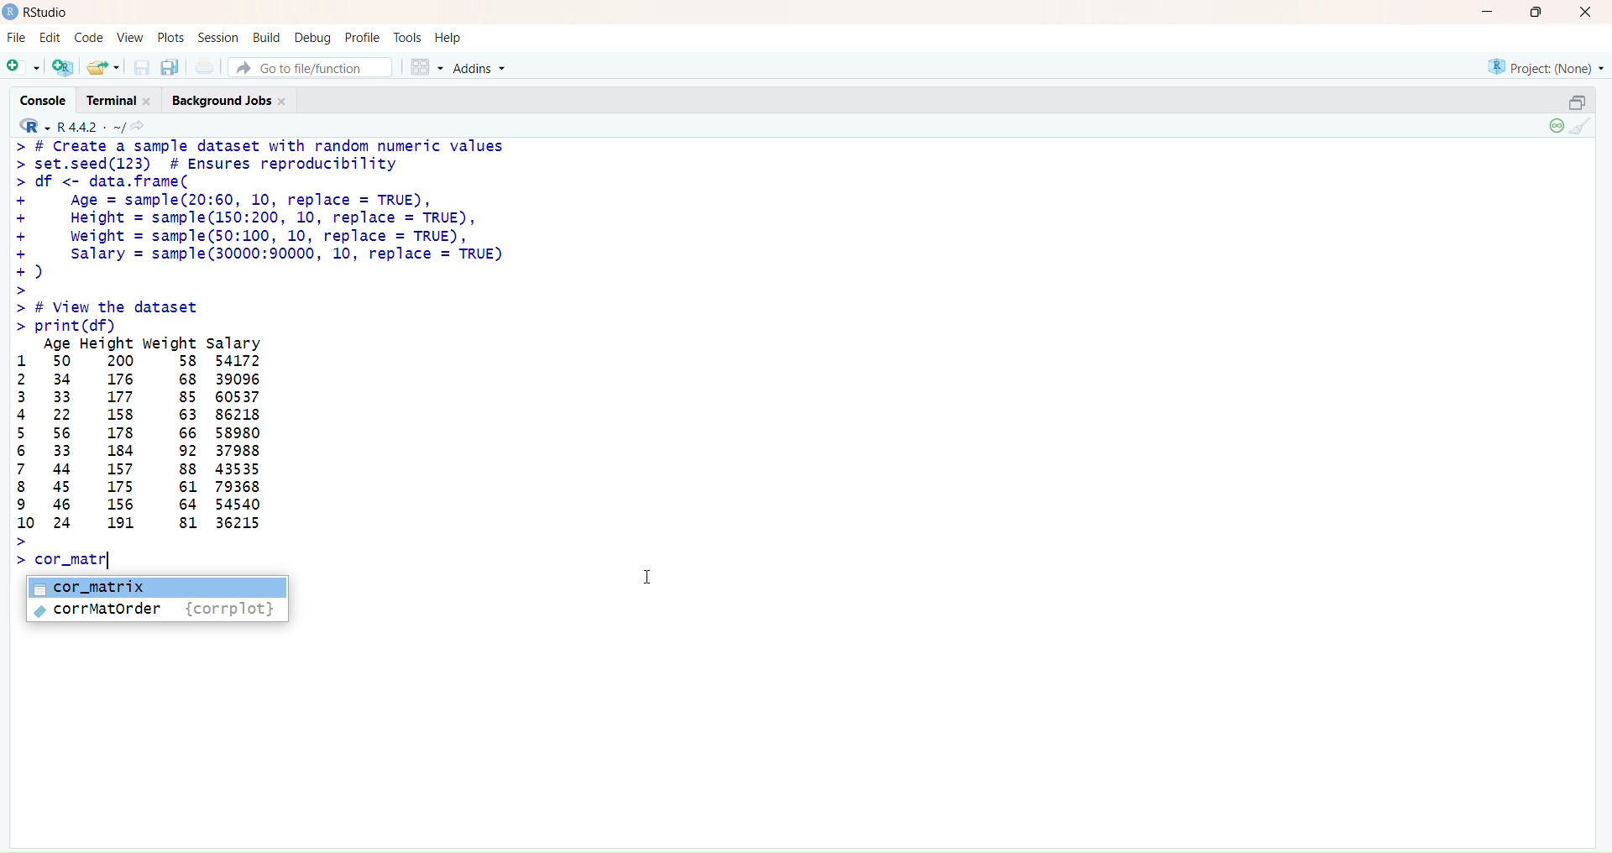 The height and width of the screenshot is (853, 1612). What do you see at coordinates (1554, 127) in the screenshot?
I see `Session suspend timeout passed: A child process is running` at bounding box center [1554, 127].